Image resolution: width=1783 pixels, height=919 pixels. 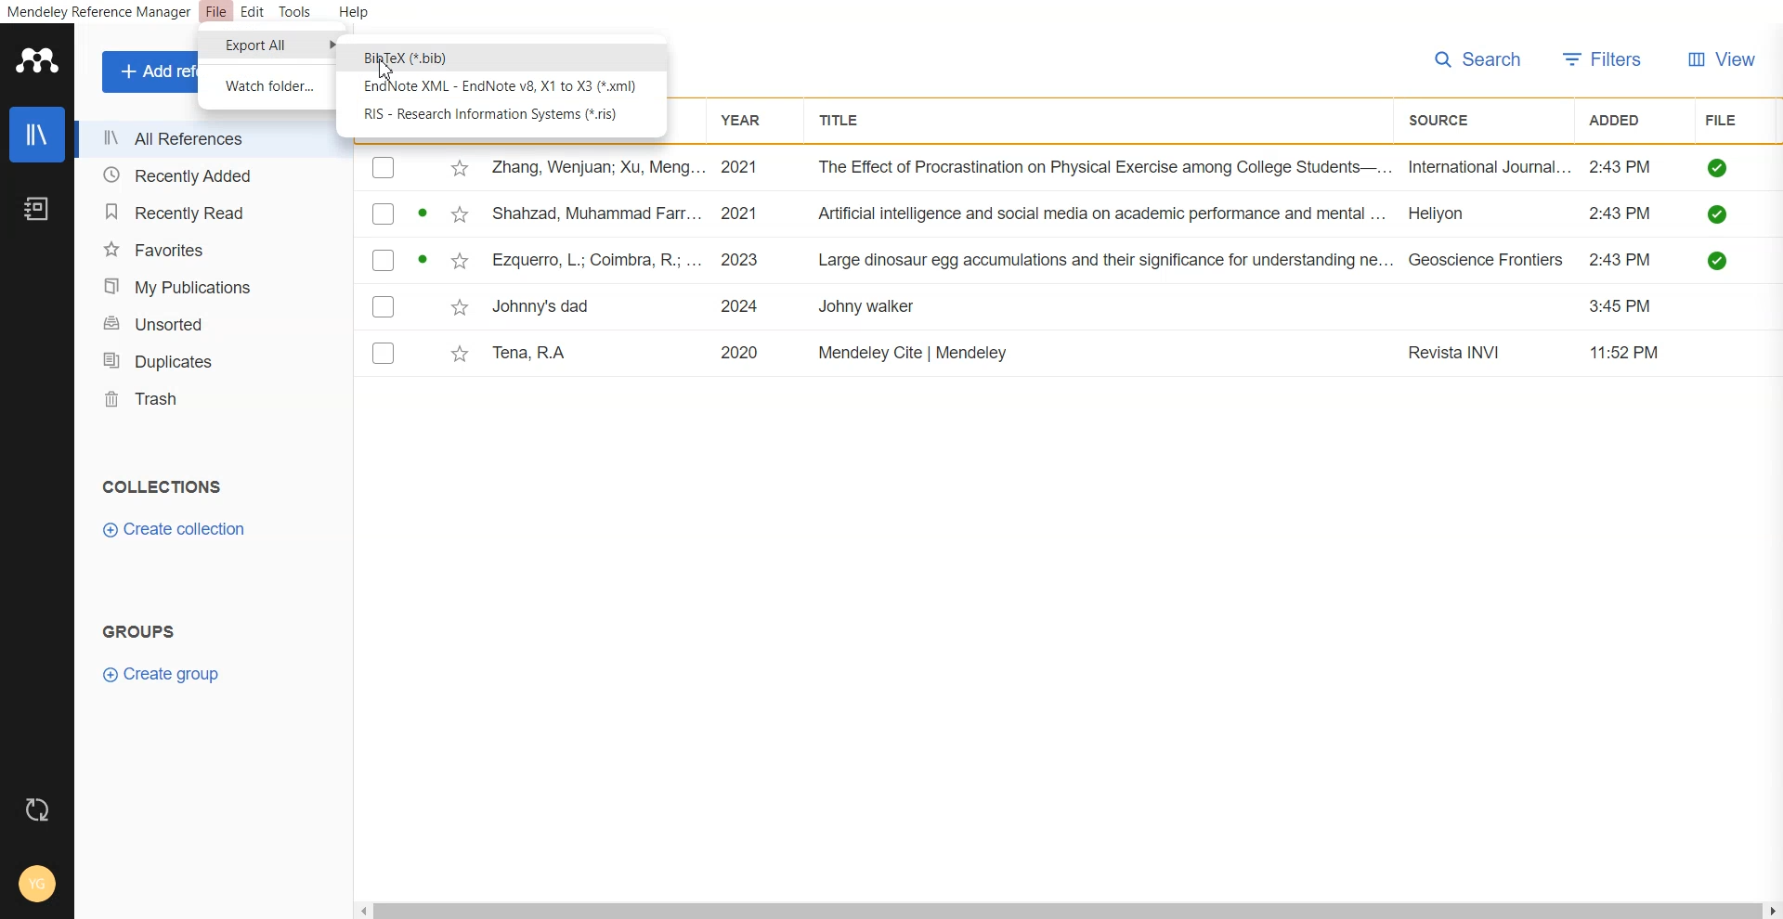 What do you see at coordinates (384, 168) in the screenshot?
I see `checkbox` at bounding box center [384, 168].